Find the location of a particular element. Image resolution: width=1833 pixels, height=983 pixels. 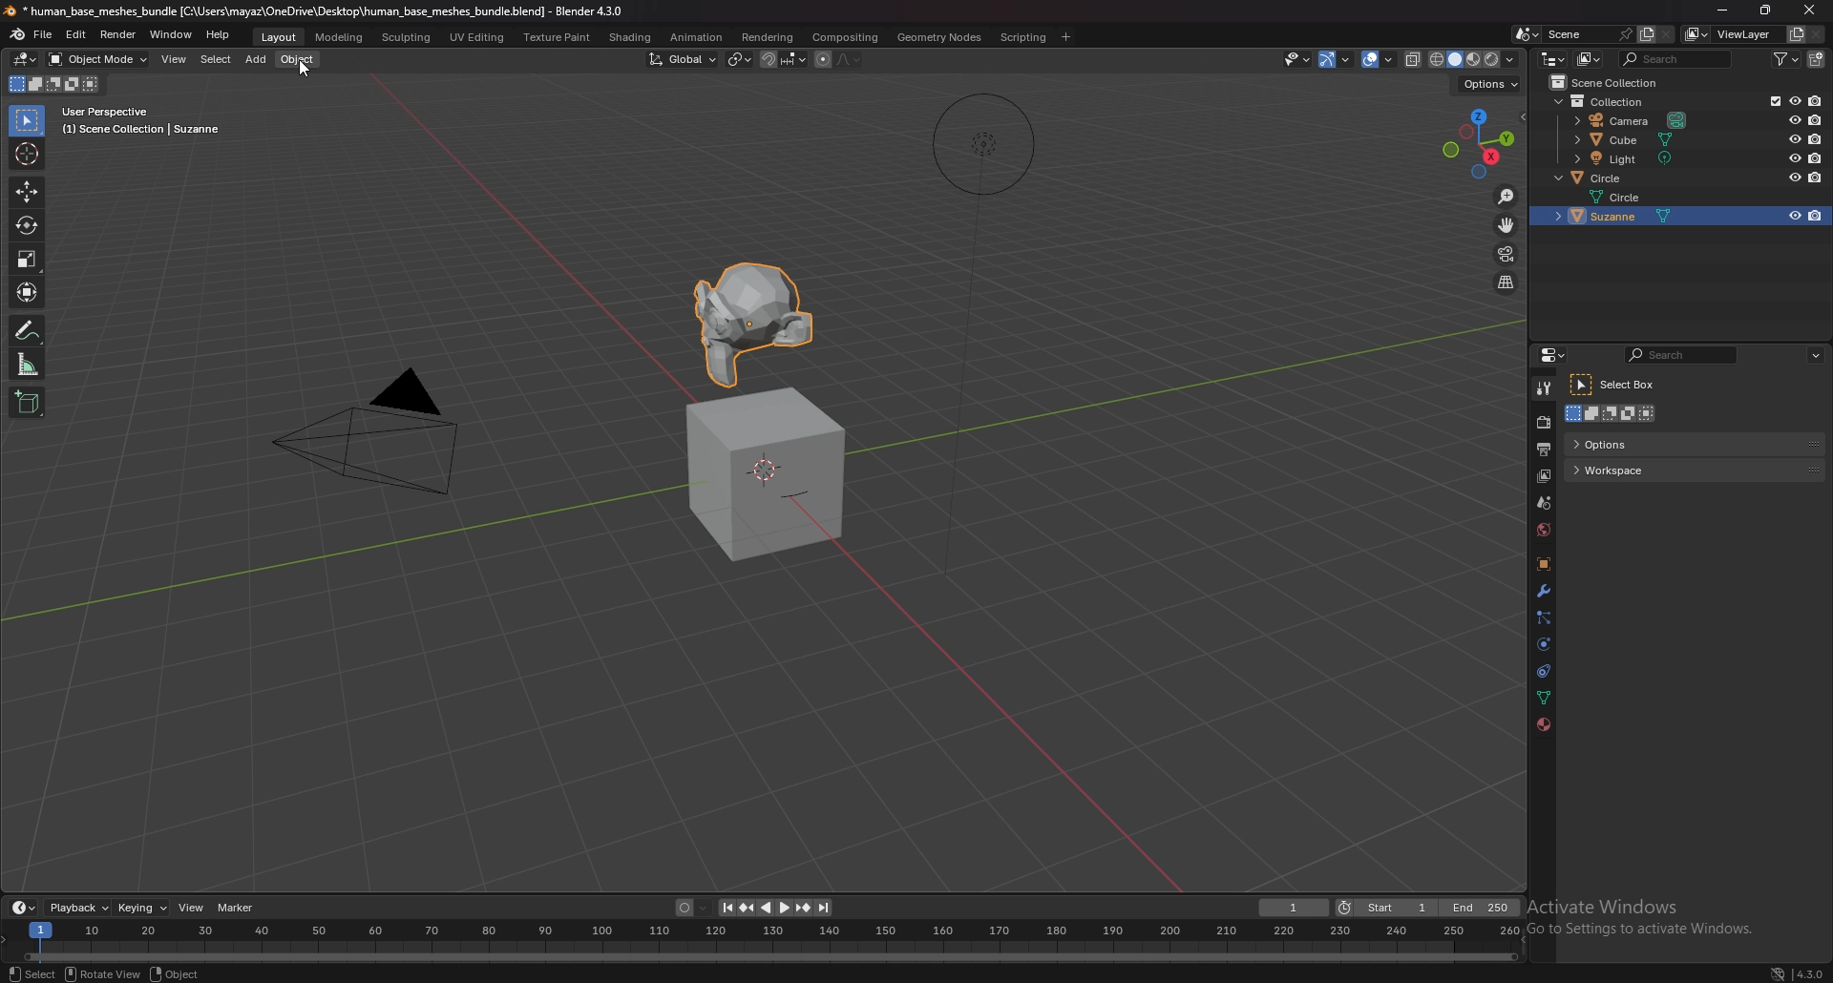

modifier is located at coordinates (1544, 592).